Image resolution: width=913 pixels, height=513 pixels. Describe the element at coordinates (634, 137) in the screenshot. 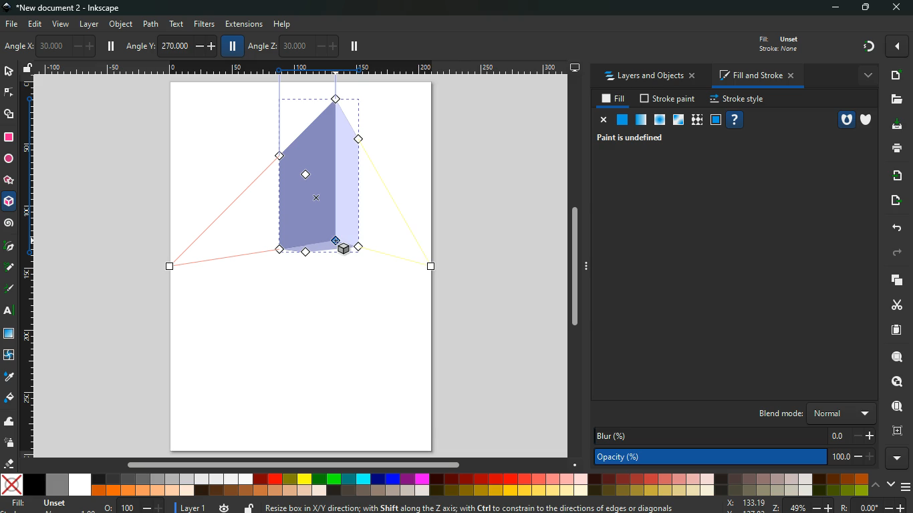

I see `Paint is undefined` at that location.